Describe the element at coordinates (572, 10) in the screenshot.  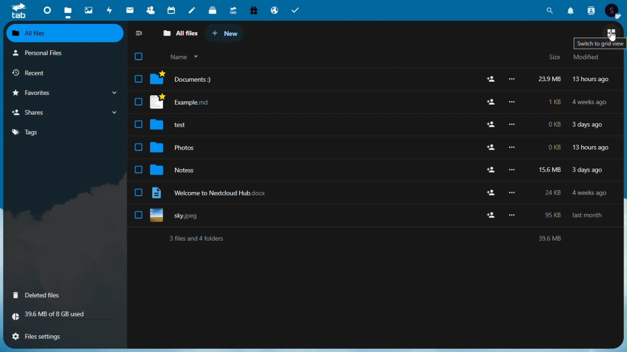
I see `Notifications` at that location.